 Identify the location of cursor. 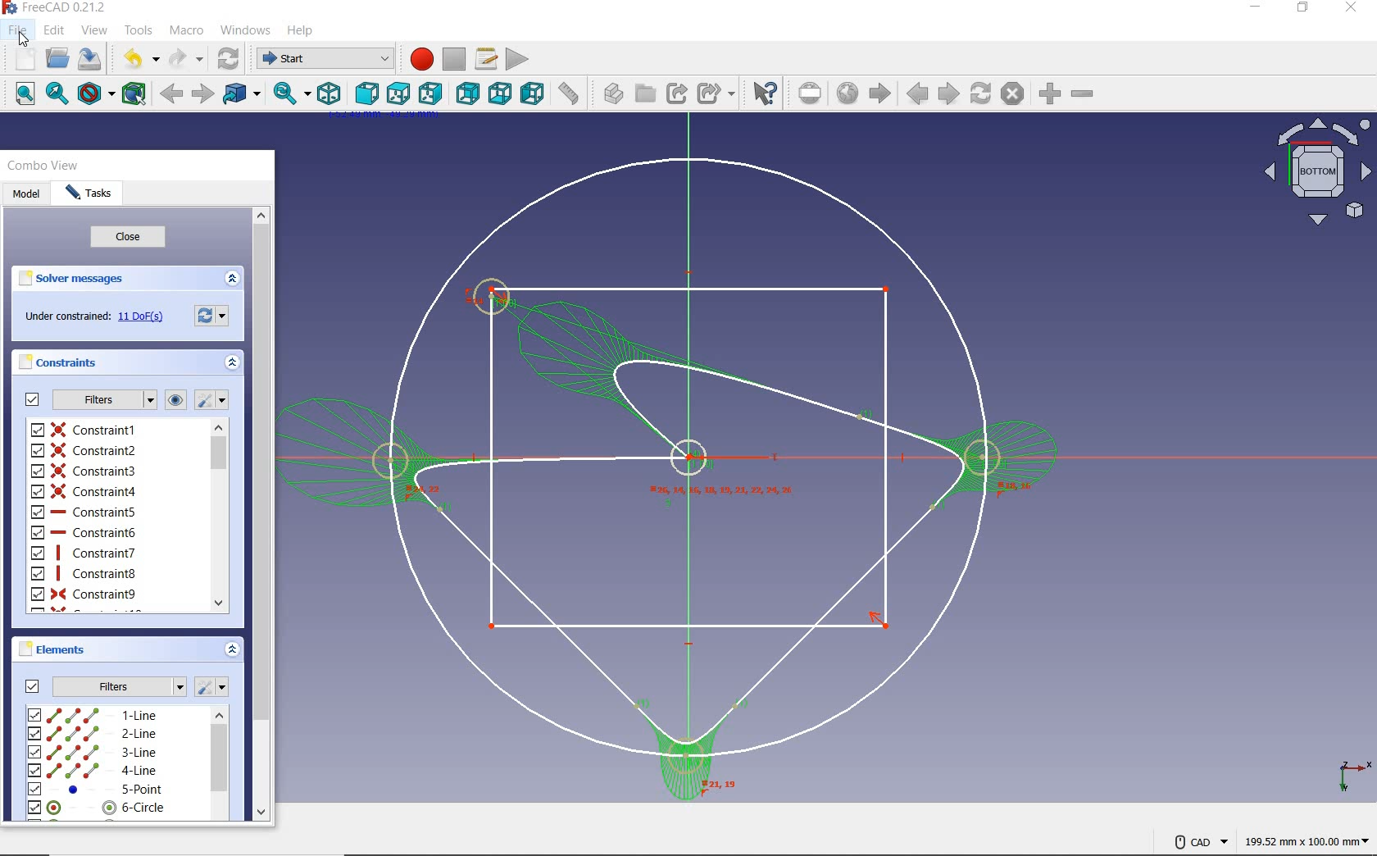
(22, 38).